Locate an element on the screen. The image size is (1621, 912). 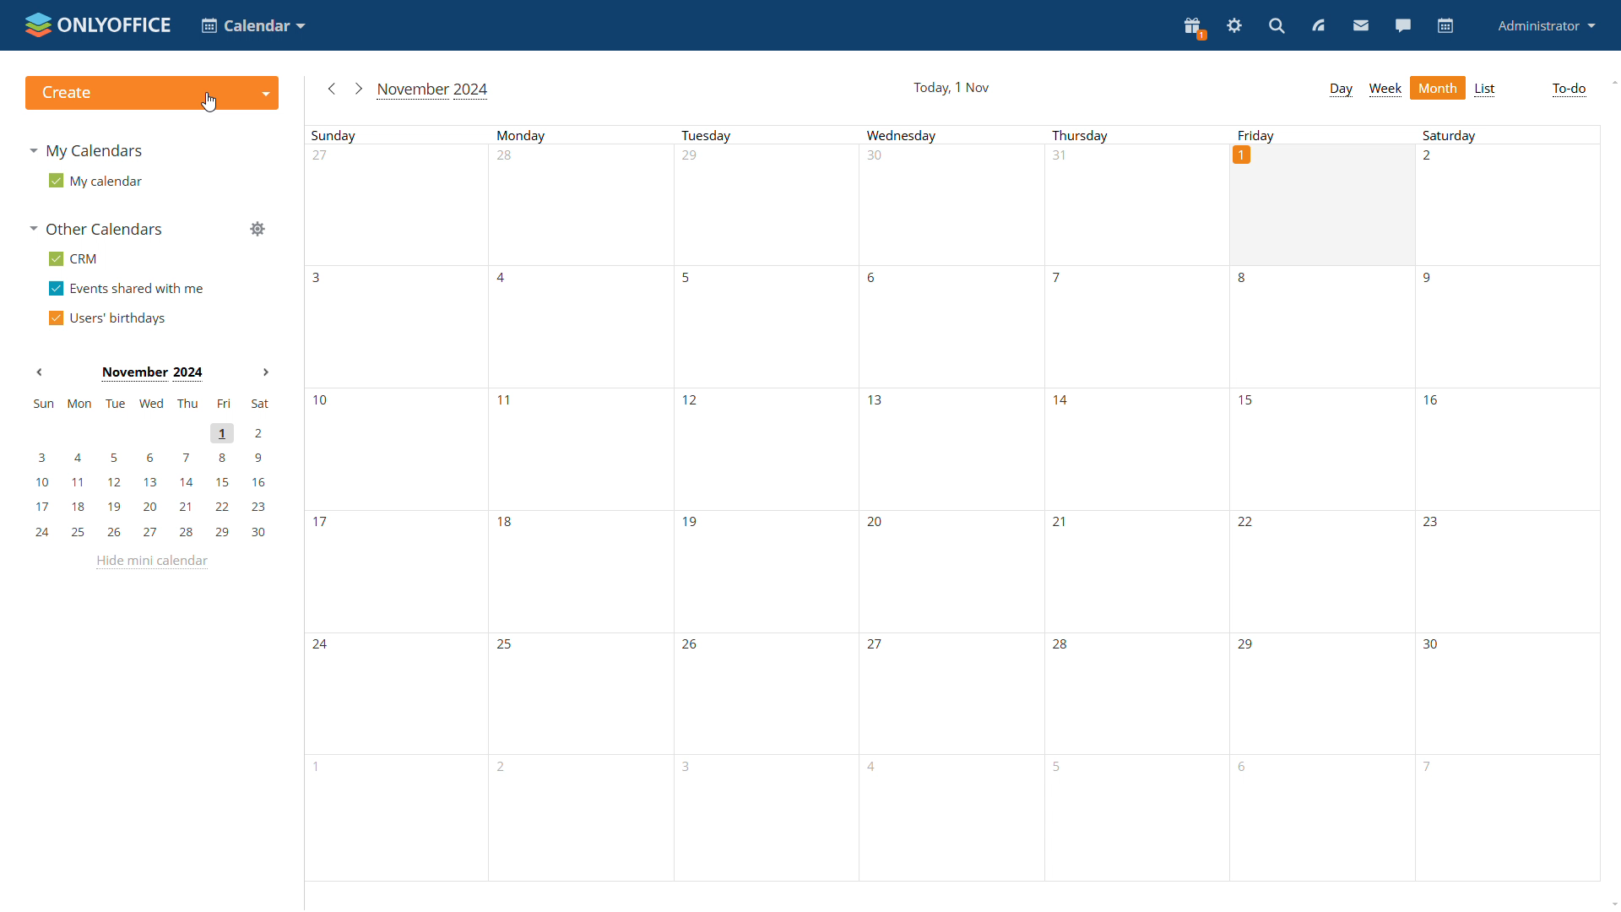
Upcoming Fridays is located at coordinates (1321, 573).